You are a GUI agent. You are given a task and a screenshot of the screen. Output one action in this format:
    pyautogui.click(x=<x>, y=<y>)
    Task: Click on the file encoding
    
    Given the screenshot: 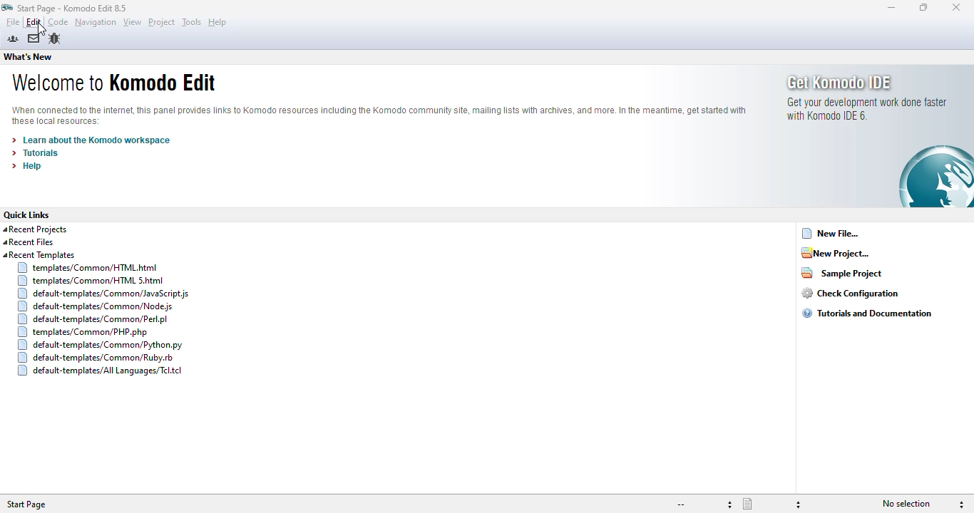 What is the action you would take?
    pyautogui.click(x=704, y=504)
    